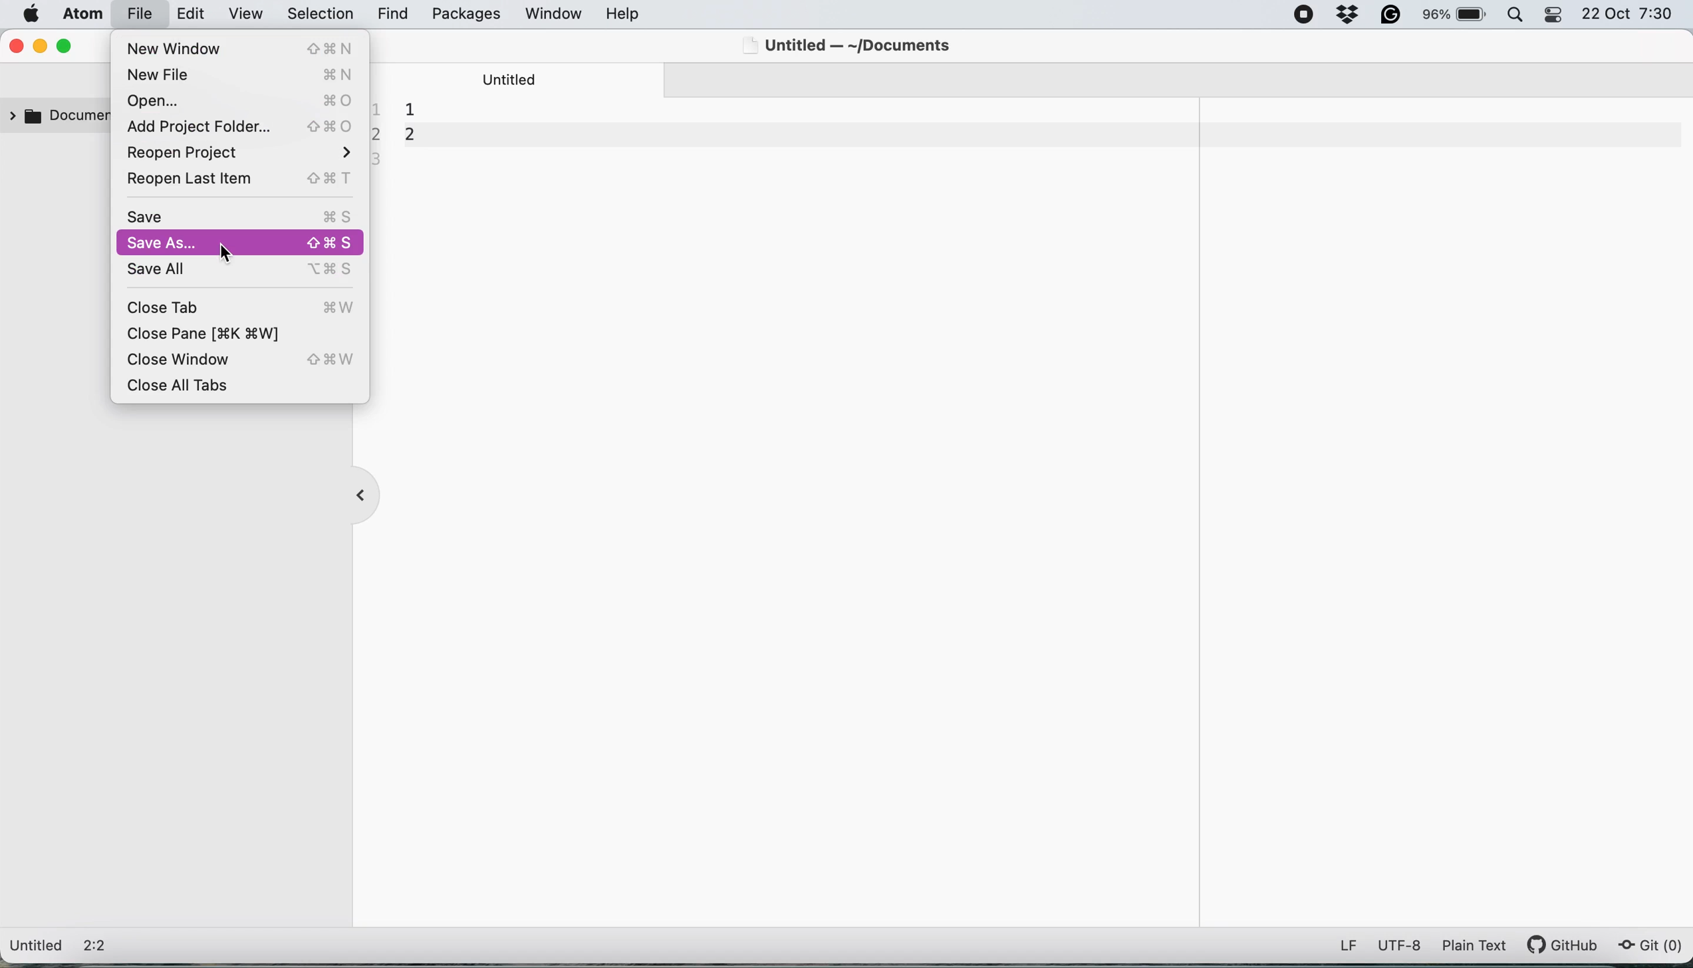 This screenshot has width=1693, height=968. I want to click on screen recorder, so click(1305, 16).